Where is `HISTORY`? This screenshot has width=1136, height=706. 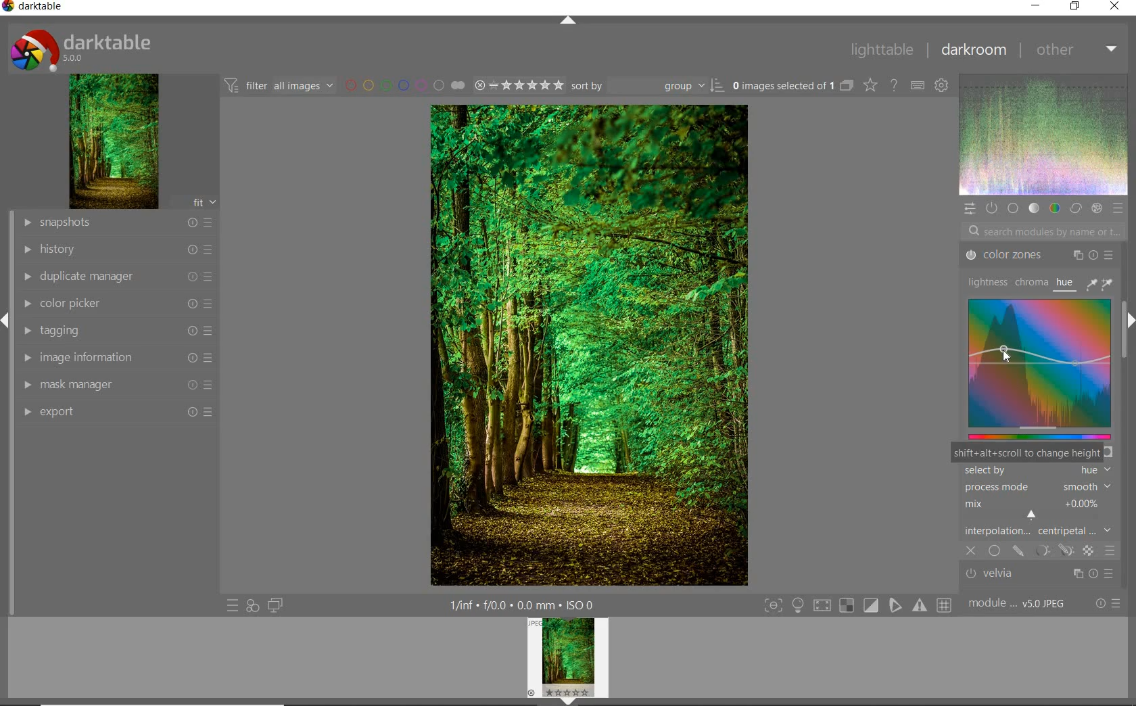 HISTORY is located at coordinates (115, 250).